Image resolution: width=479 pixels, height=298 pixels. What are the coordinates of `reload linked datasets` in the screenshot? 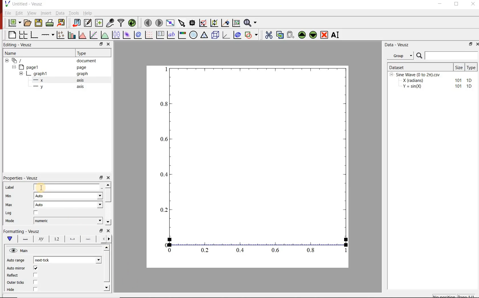 It's located at (133, 23).